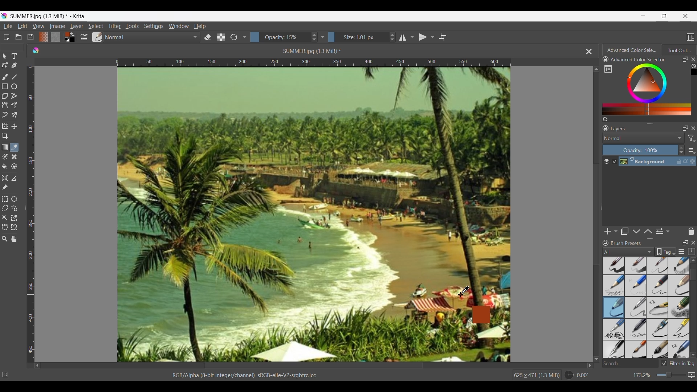  What do you see at coordinates (38, 26) in the screenshot?
I see `View menu` at bounding box center [38, 26].